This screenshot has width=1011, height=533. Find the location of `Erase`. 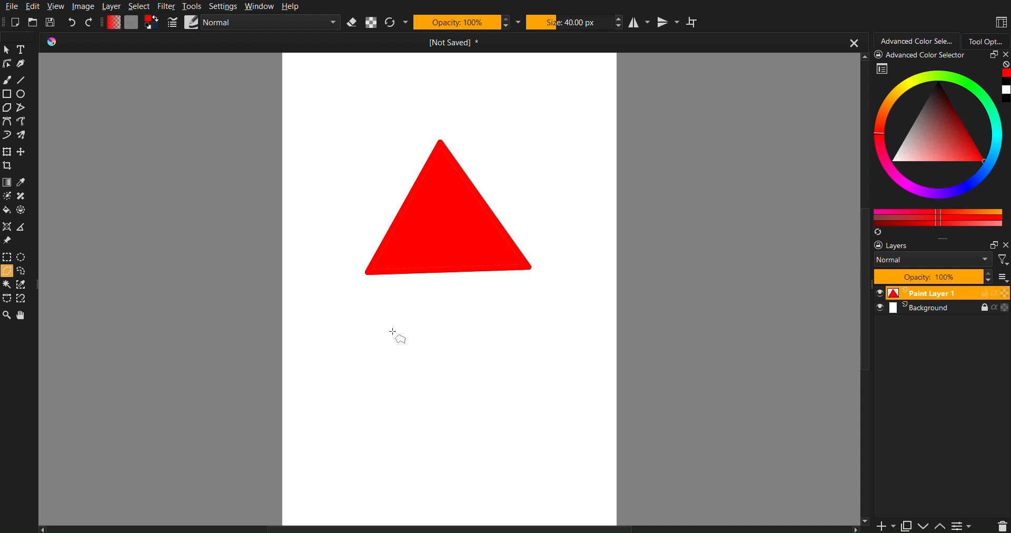

Erase is located at coordinates (351, 21).